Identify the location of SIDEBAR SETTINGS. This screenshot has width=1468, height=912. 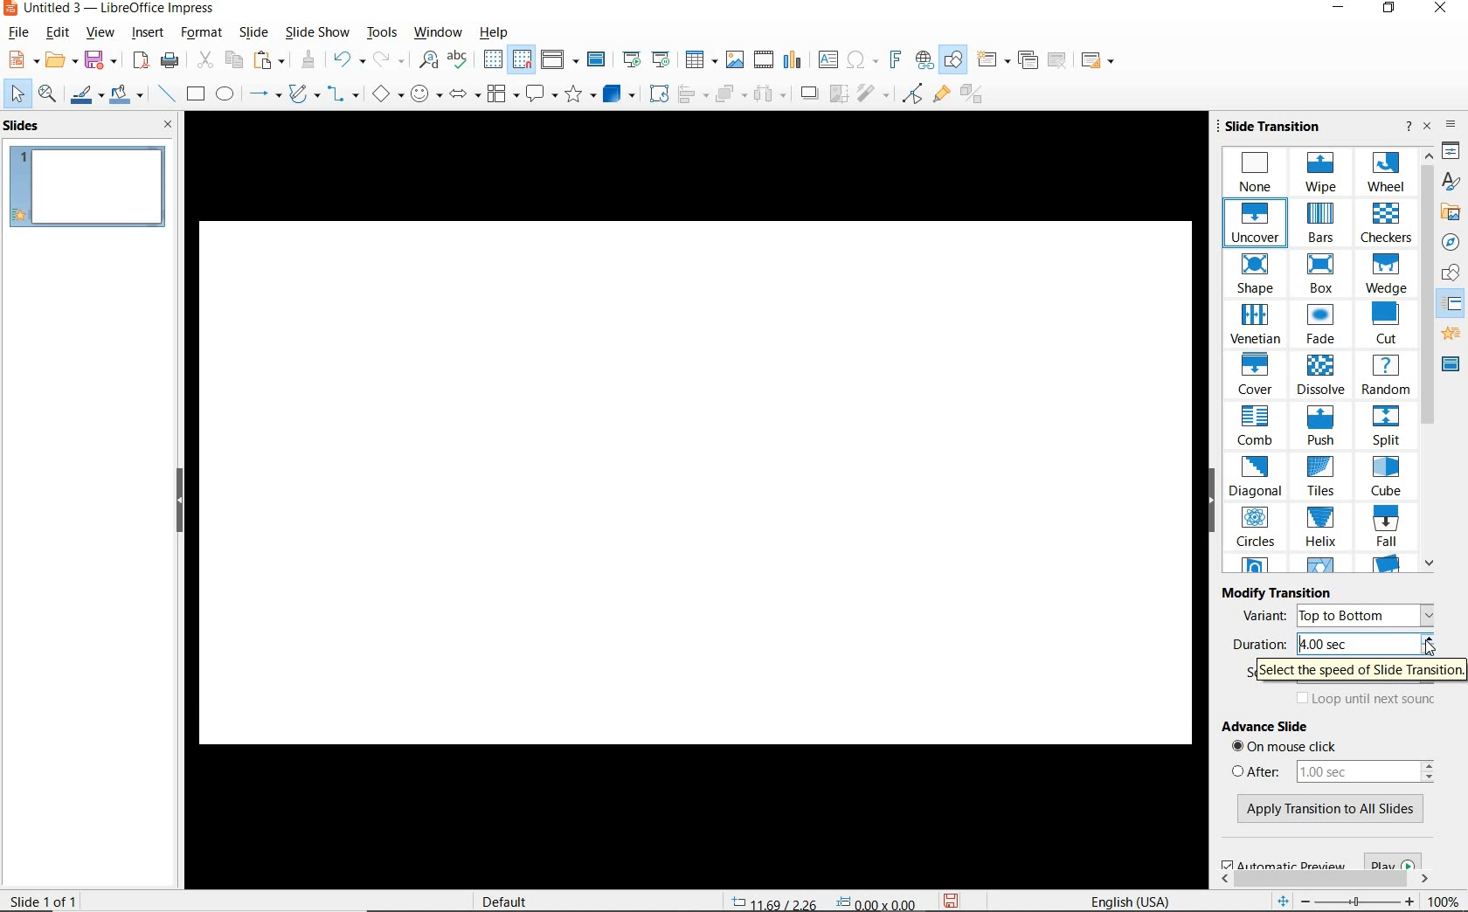
(1451, 125).